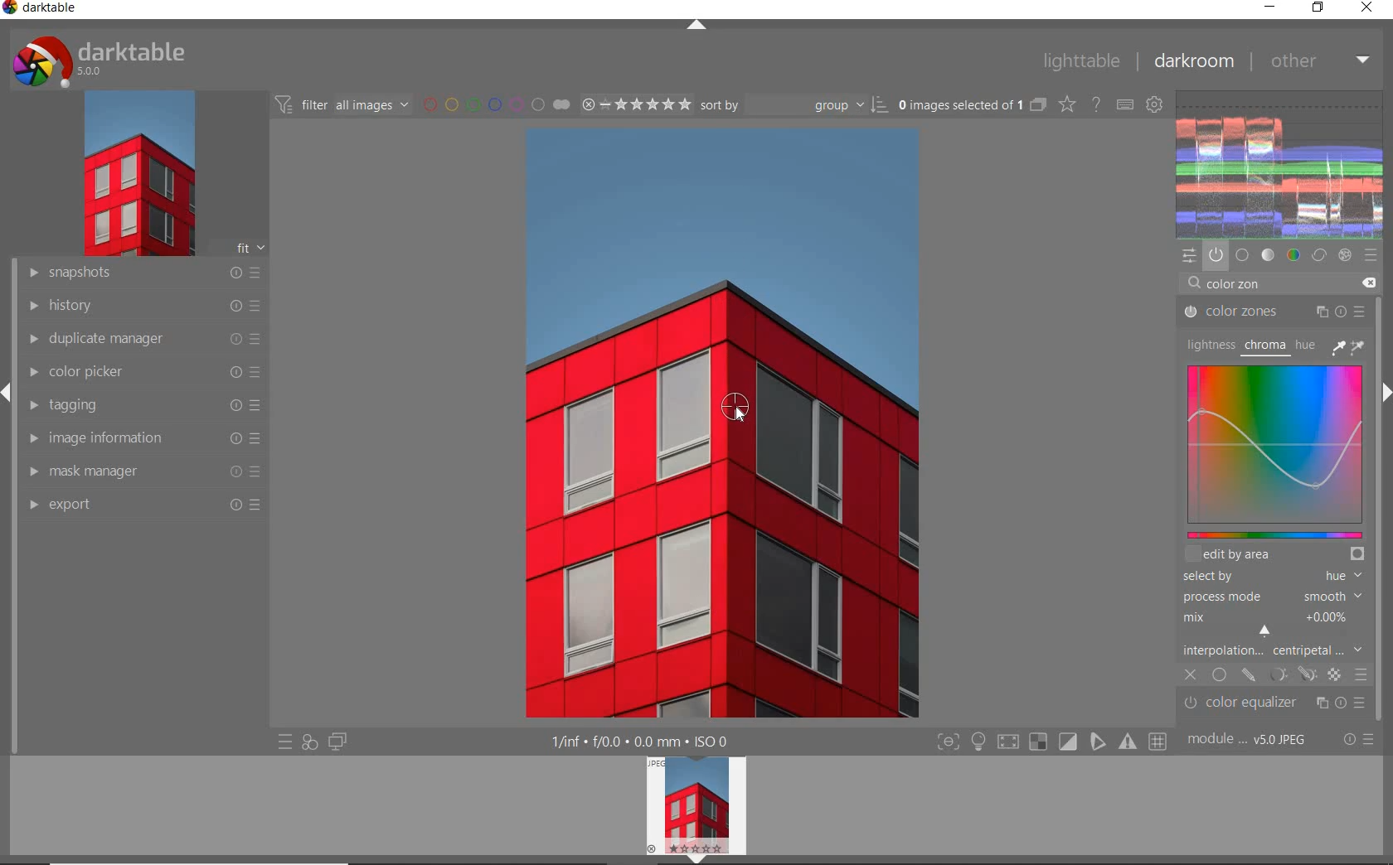 The image size is (1393, 865). What do you see at coordinates (692, 805) in the screenshot?
I see `image preview` at bounding box center [692, 805].